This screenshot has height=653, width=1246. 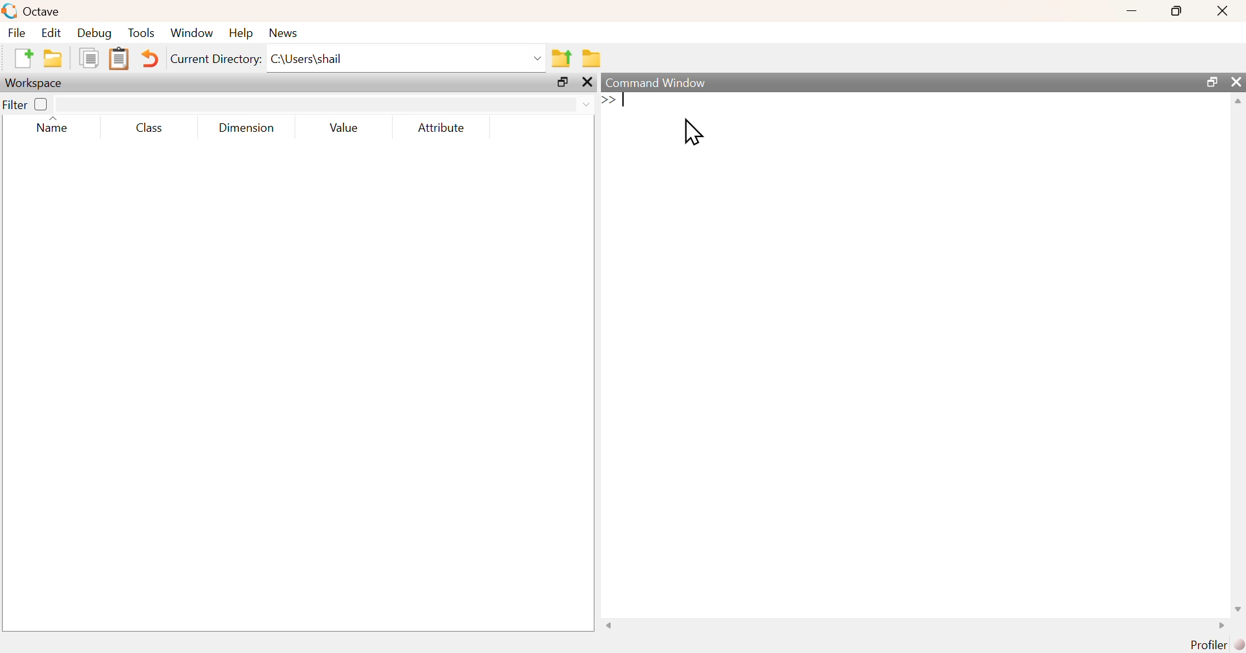 I want to click on Profiler, so click(x=1218, y=645).